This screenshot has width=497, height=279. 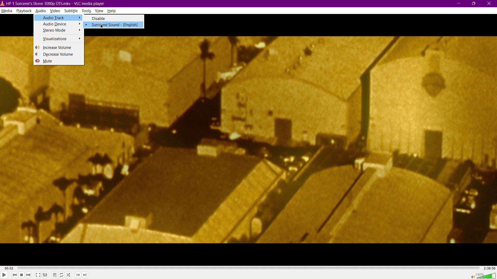 I want to click on Media, so click(x=6, y=11).